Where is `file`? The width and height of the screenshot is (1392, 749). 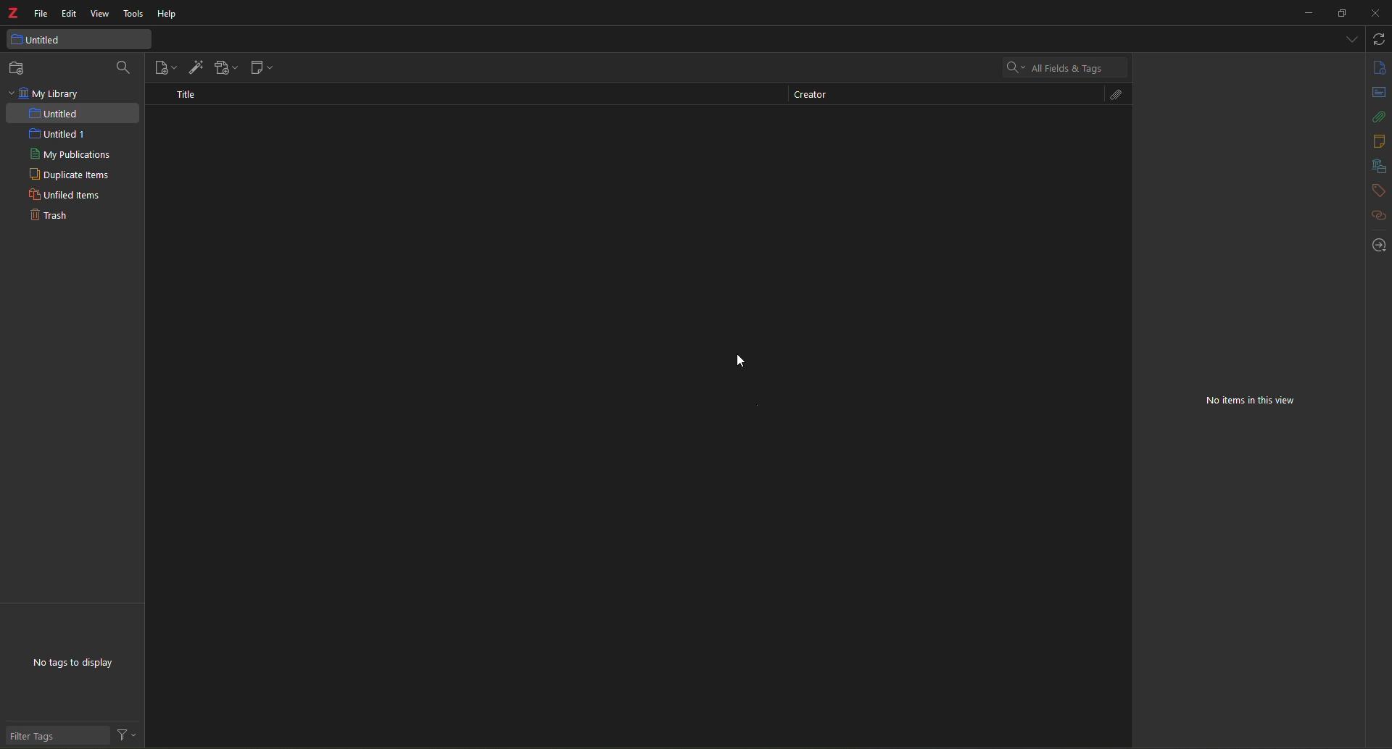
file is located at coordinates (42, 14).